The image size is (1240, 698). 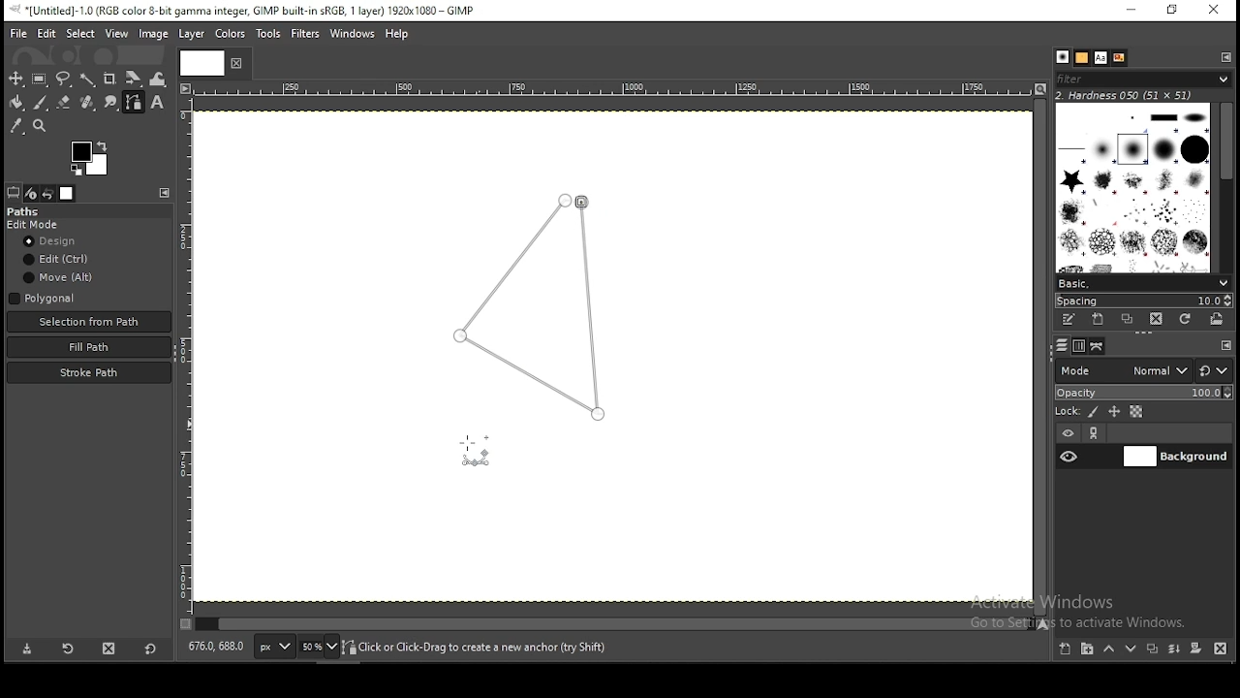 I want to click on brush presets, so click(x=1143, y=282).